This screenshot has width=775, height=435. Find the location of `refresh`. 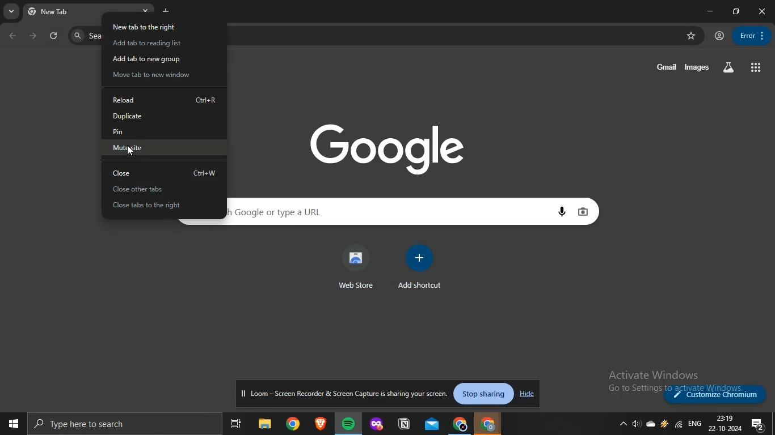

refresh is located at coordinates (54, 36).